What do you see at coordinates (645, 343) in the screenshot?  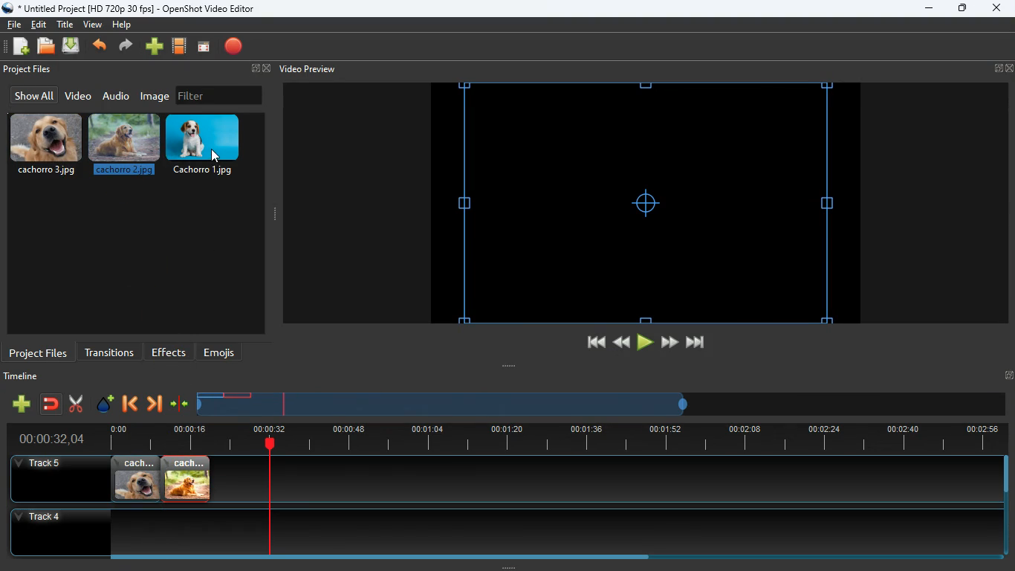 I see `play` at bounding box center [645, 343].